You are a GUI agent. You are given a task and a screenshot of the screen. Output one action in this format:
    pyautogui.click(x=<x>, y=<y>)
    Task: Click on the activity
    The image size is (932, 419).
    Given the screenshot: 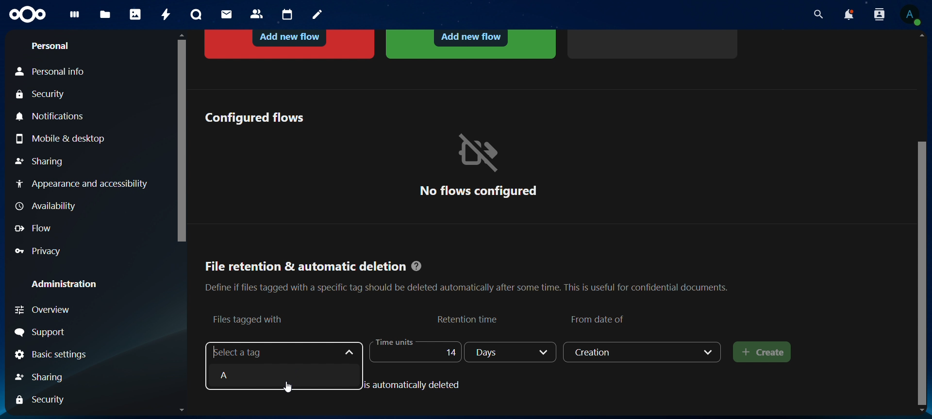 What is the action you would take?
    pyautogui.click(x=167, y=15)
    